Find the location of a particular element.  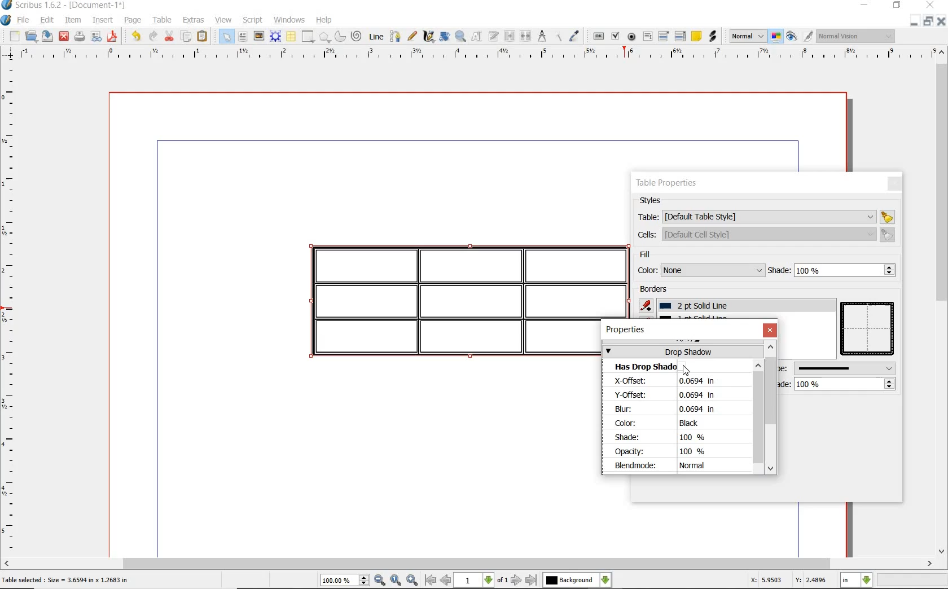

measurements is located at coordinates (542, 36).